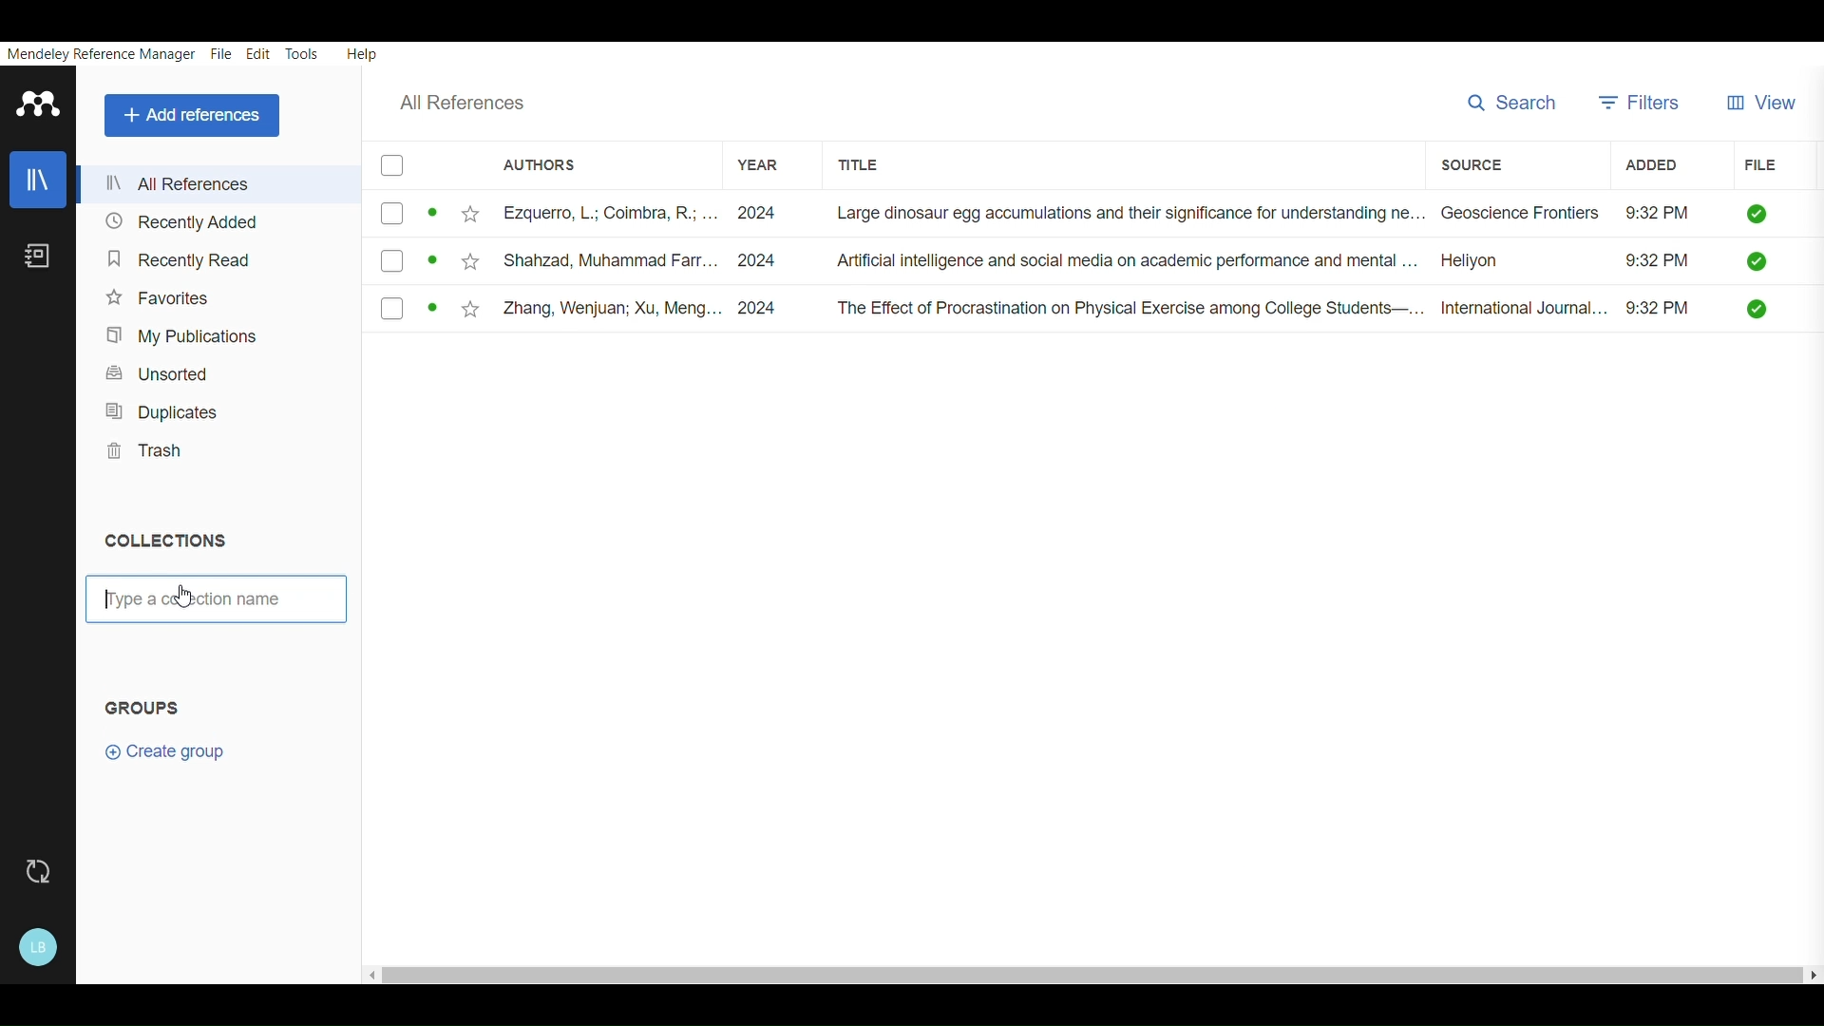 Image resolution: width=1824 pixels, height=1026 pixels. What do you see at coordinates (767, 307) in the screenshot?
I see `2024` at bounding box center [767, 307].